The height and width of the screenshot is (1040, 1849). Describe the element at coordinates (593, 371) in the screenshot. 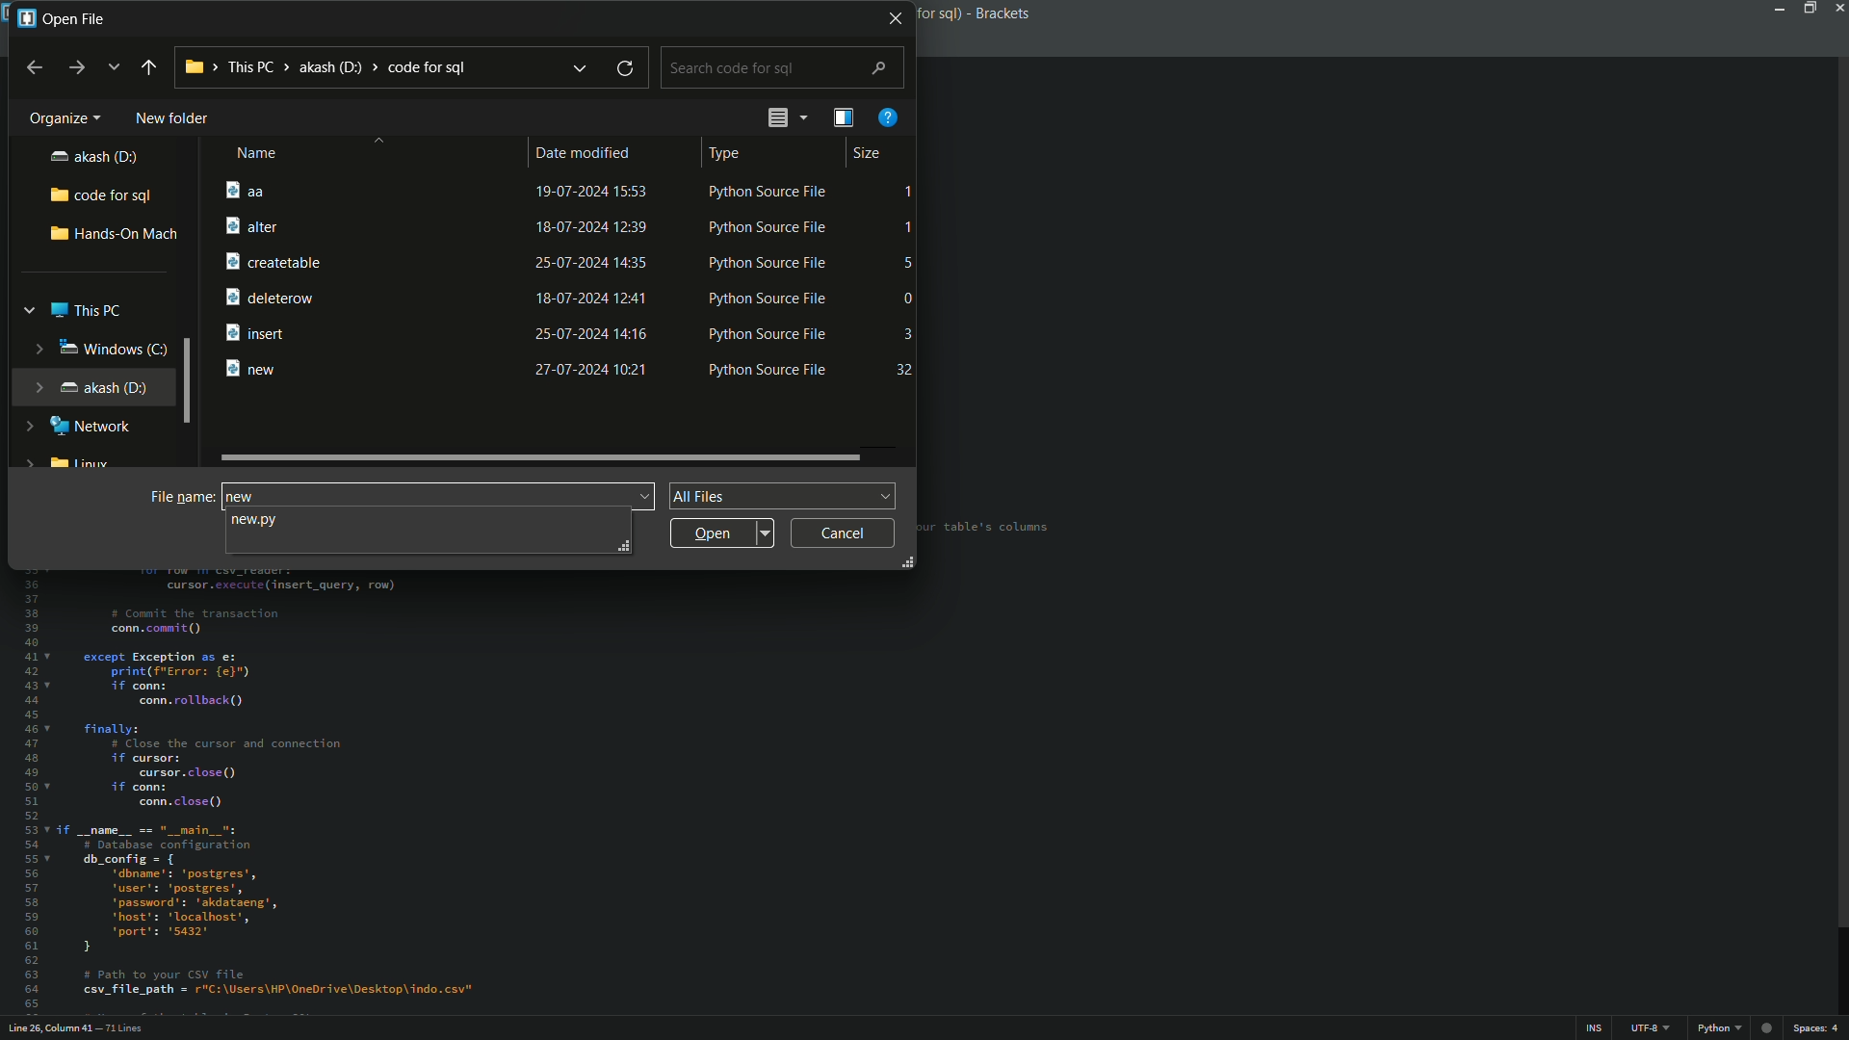

I see `27-07-2024 10:21` at that location.